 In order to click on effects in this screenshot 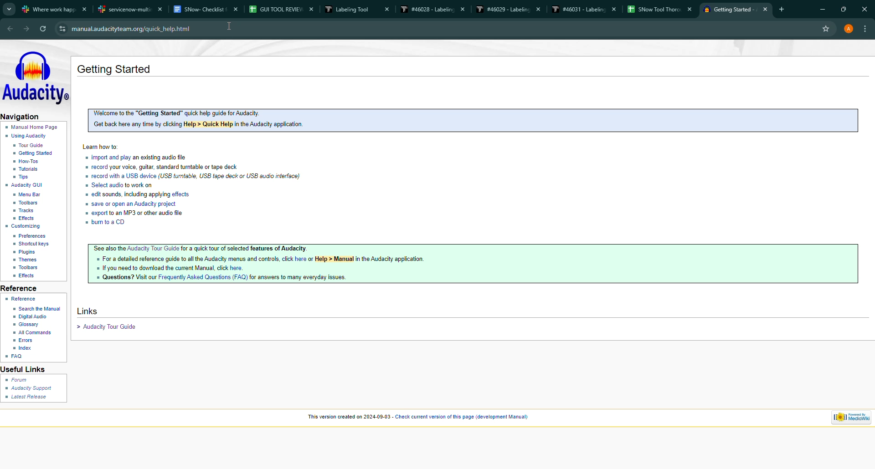, I will do `click(31, 277)`.